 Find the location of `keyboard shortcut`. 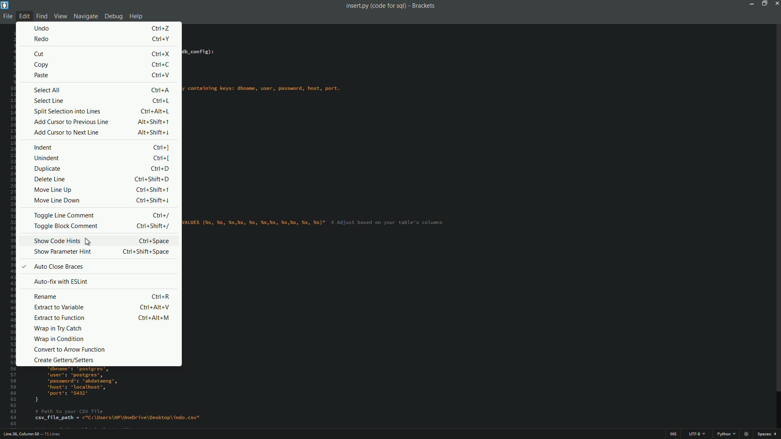

keyboard shortcut is located at coordinates (155, 308).